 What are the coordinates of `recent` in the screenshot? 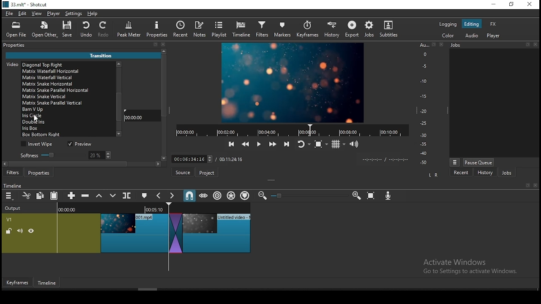 It's located at (461, 172).